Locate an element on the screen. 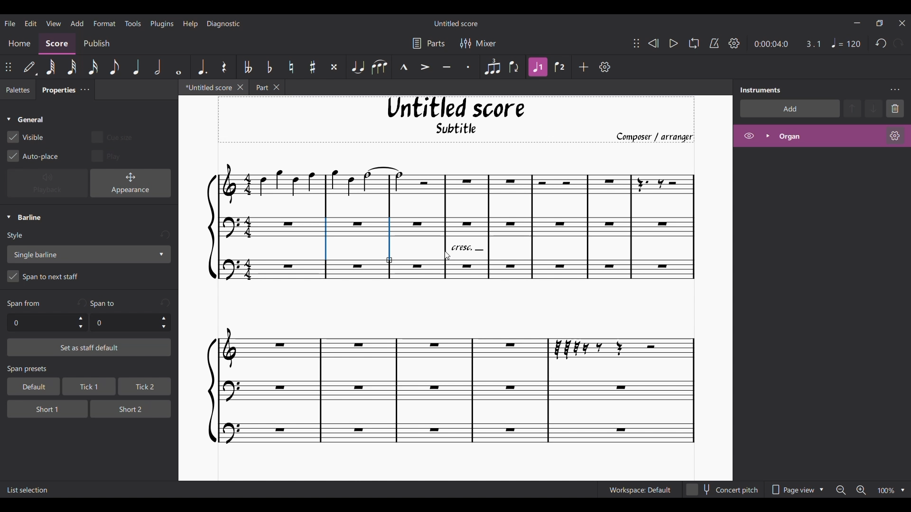 This screenshot has width=911, height=512. Delete selection is located at coordinates (895, 108).